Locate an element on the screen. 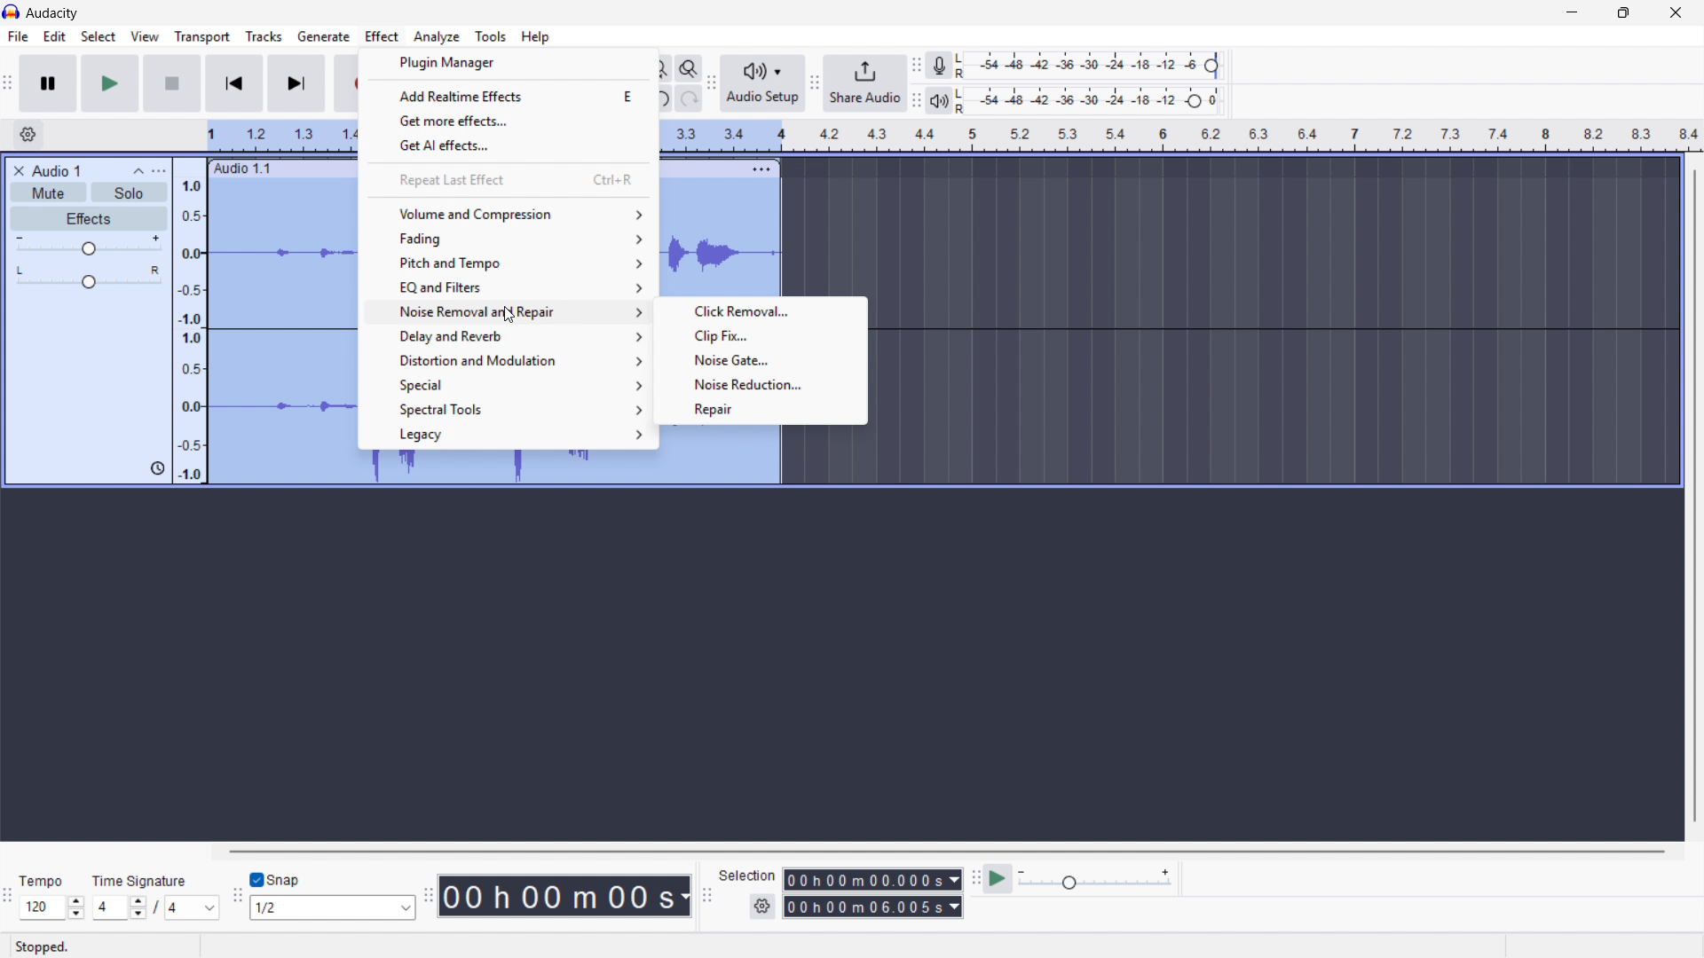 The width and height of the screenshot is (1704, 958). Time signature toolbar is located at coordinates (9, 899).